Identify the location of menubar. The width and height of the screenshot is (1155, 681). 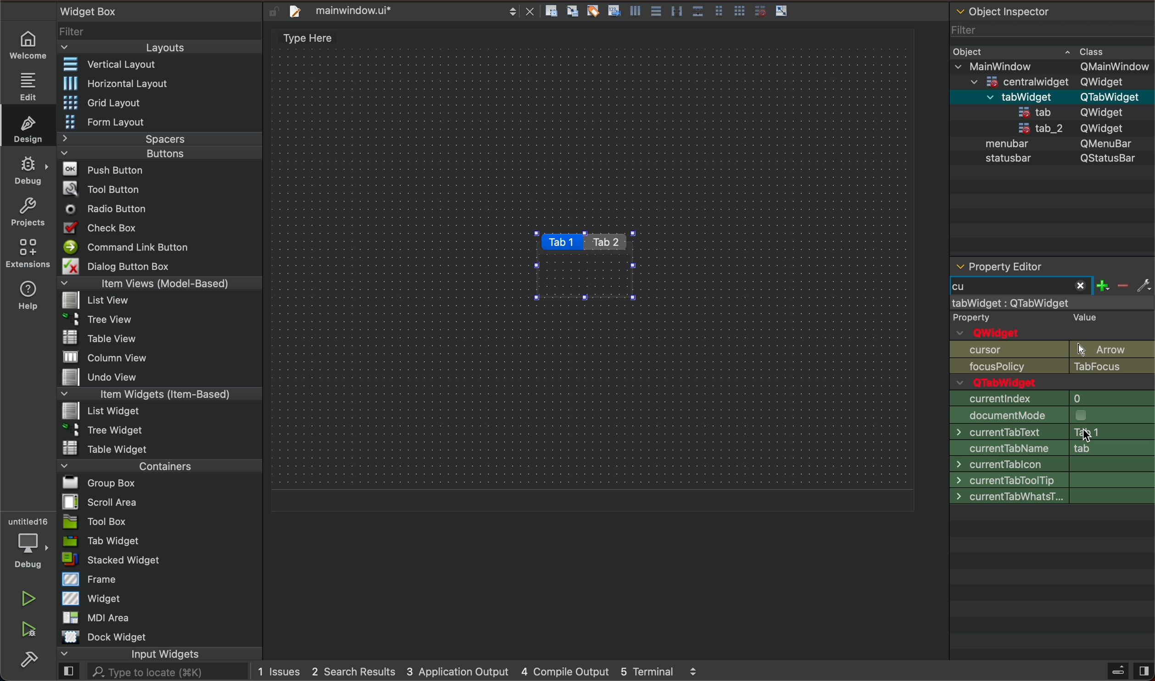
(1001, 145).